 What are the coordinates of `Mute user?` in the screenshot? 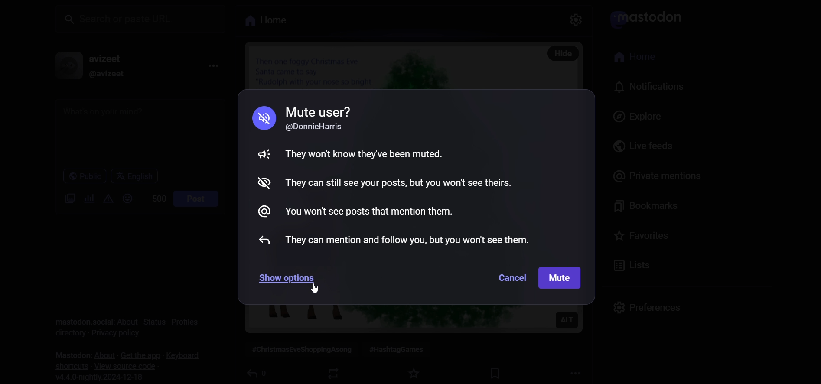 It's located at (318, 111).